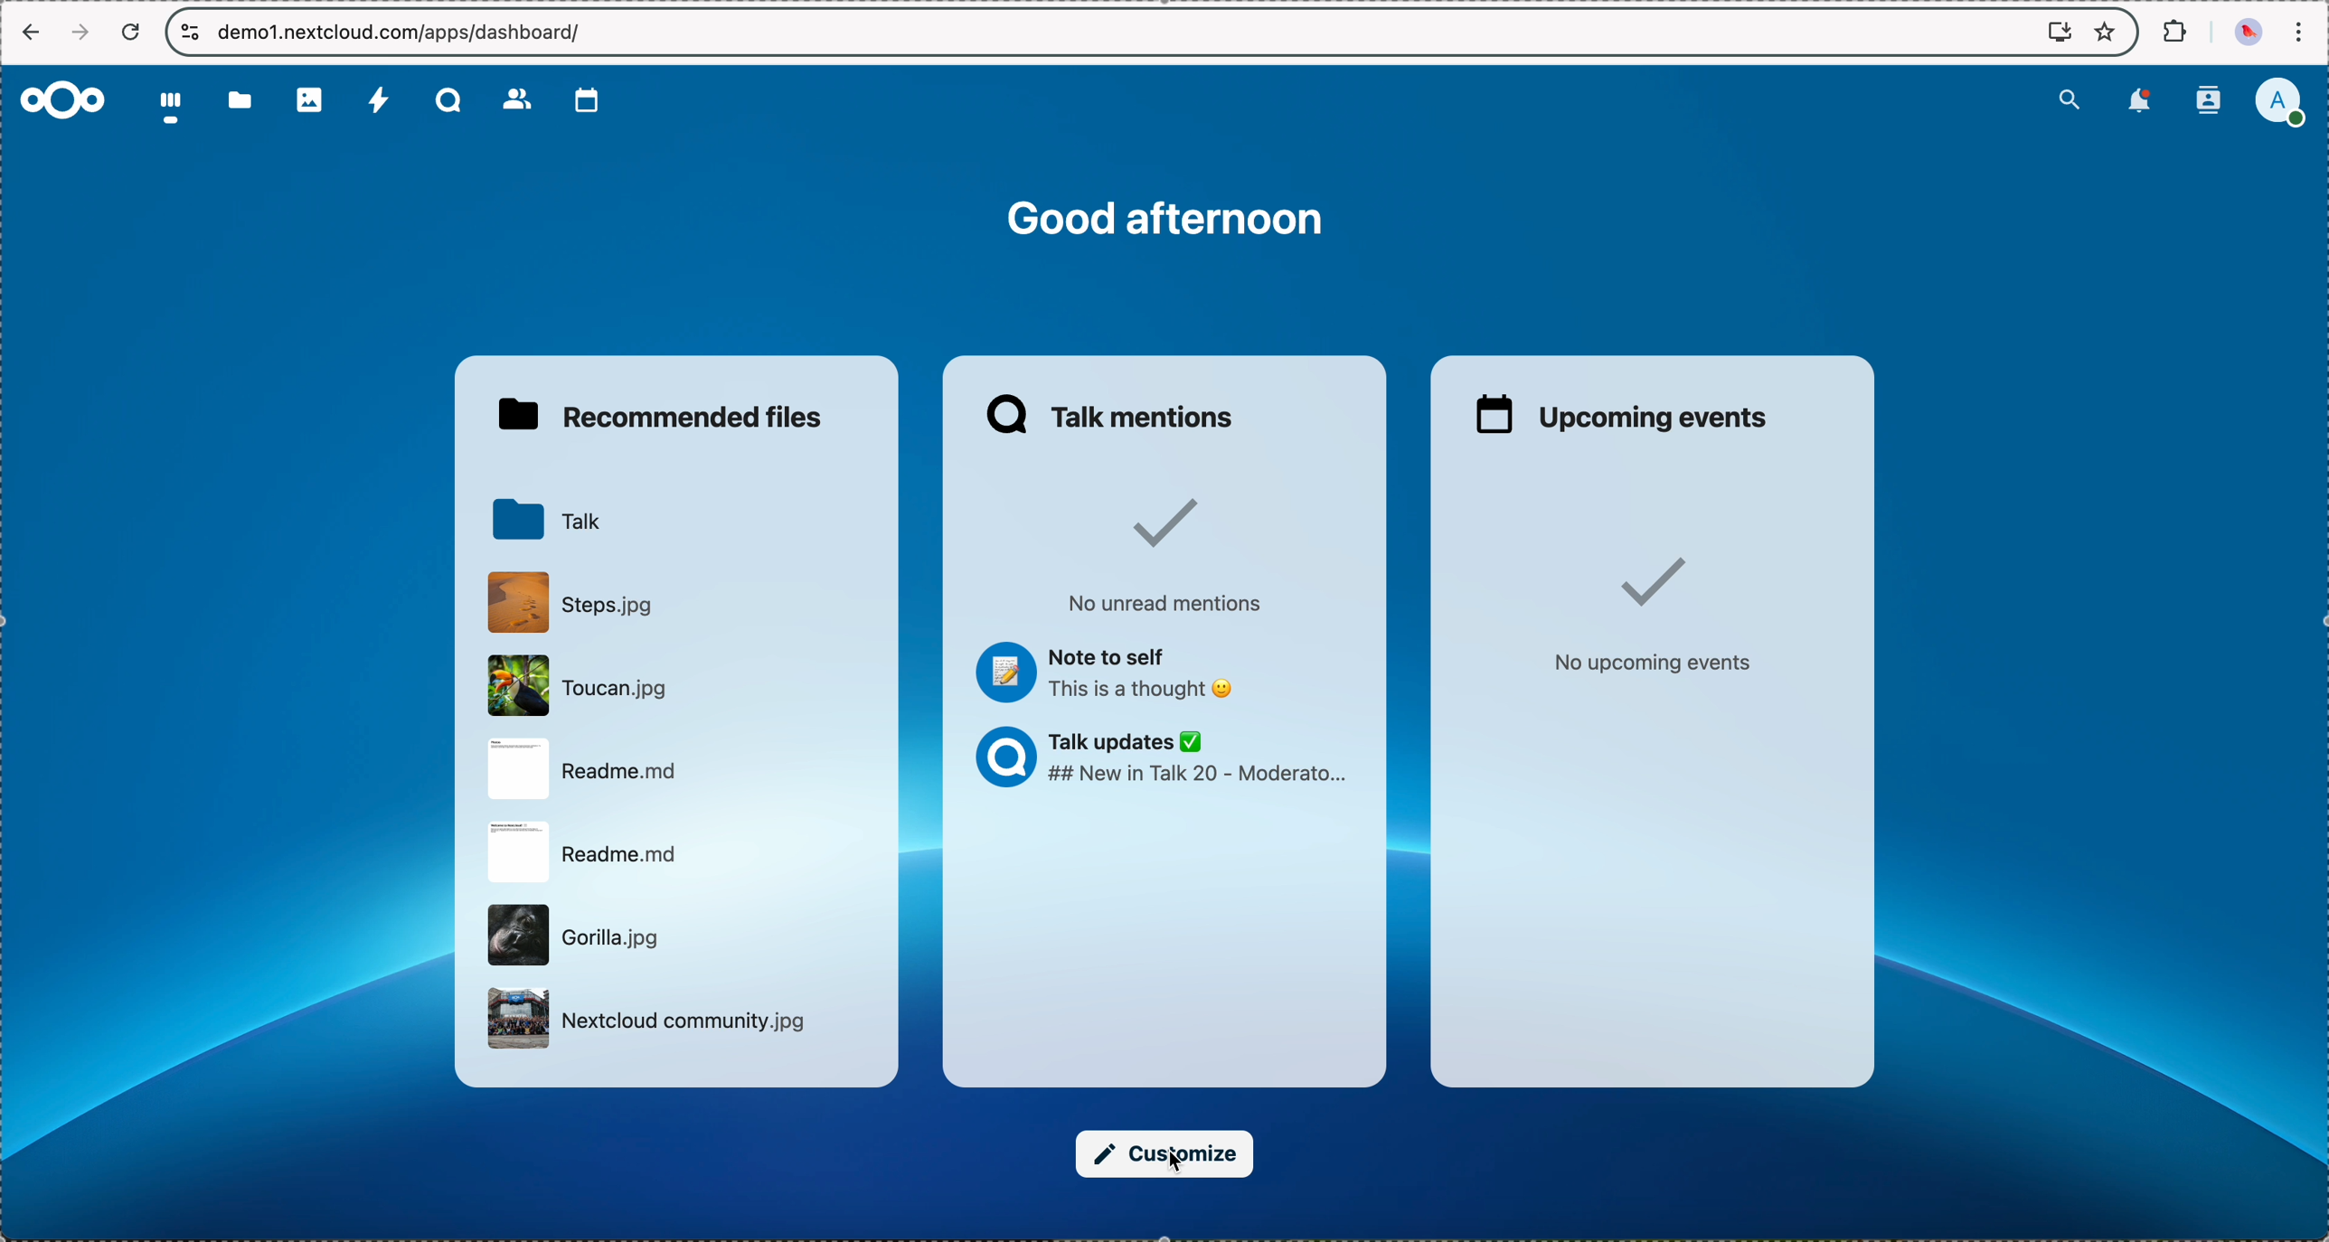 The height and width of the screenshot is (1242, 2329). I want to click on controls, so click(186, 33).